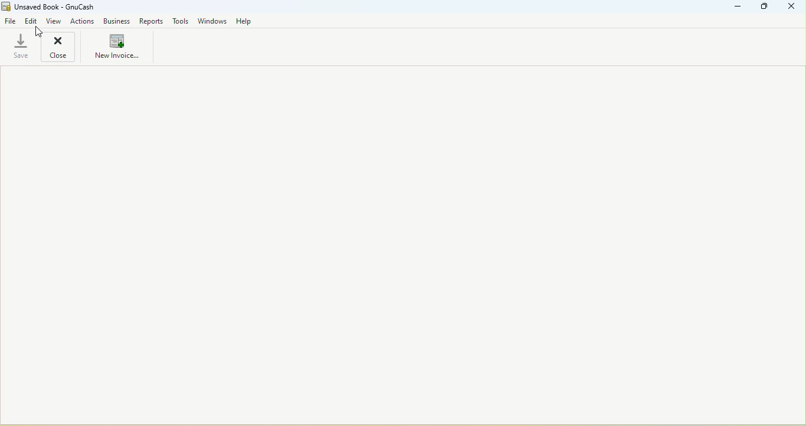 The height and width of the screenshot is (426, 806). I want to click on File, so click(10, 22).